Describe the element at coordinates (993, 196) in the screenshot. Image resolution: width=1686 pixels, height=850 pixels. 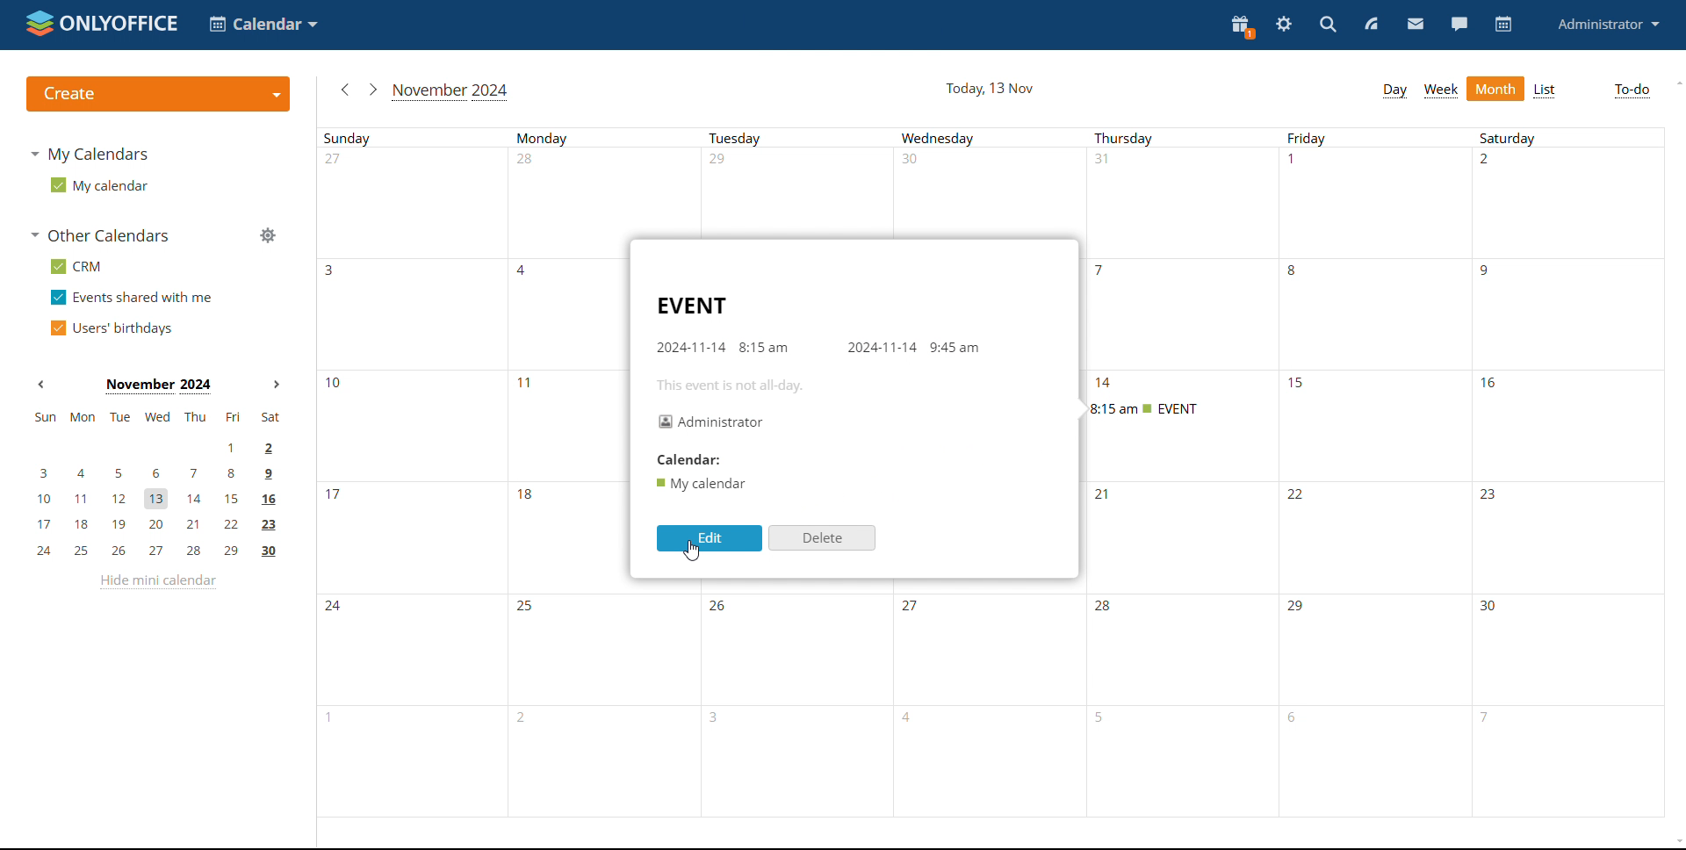
I see `unallocated time slots` at that location.